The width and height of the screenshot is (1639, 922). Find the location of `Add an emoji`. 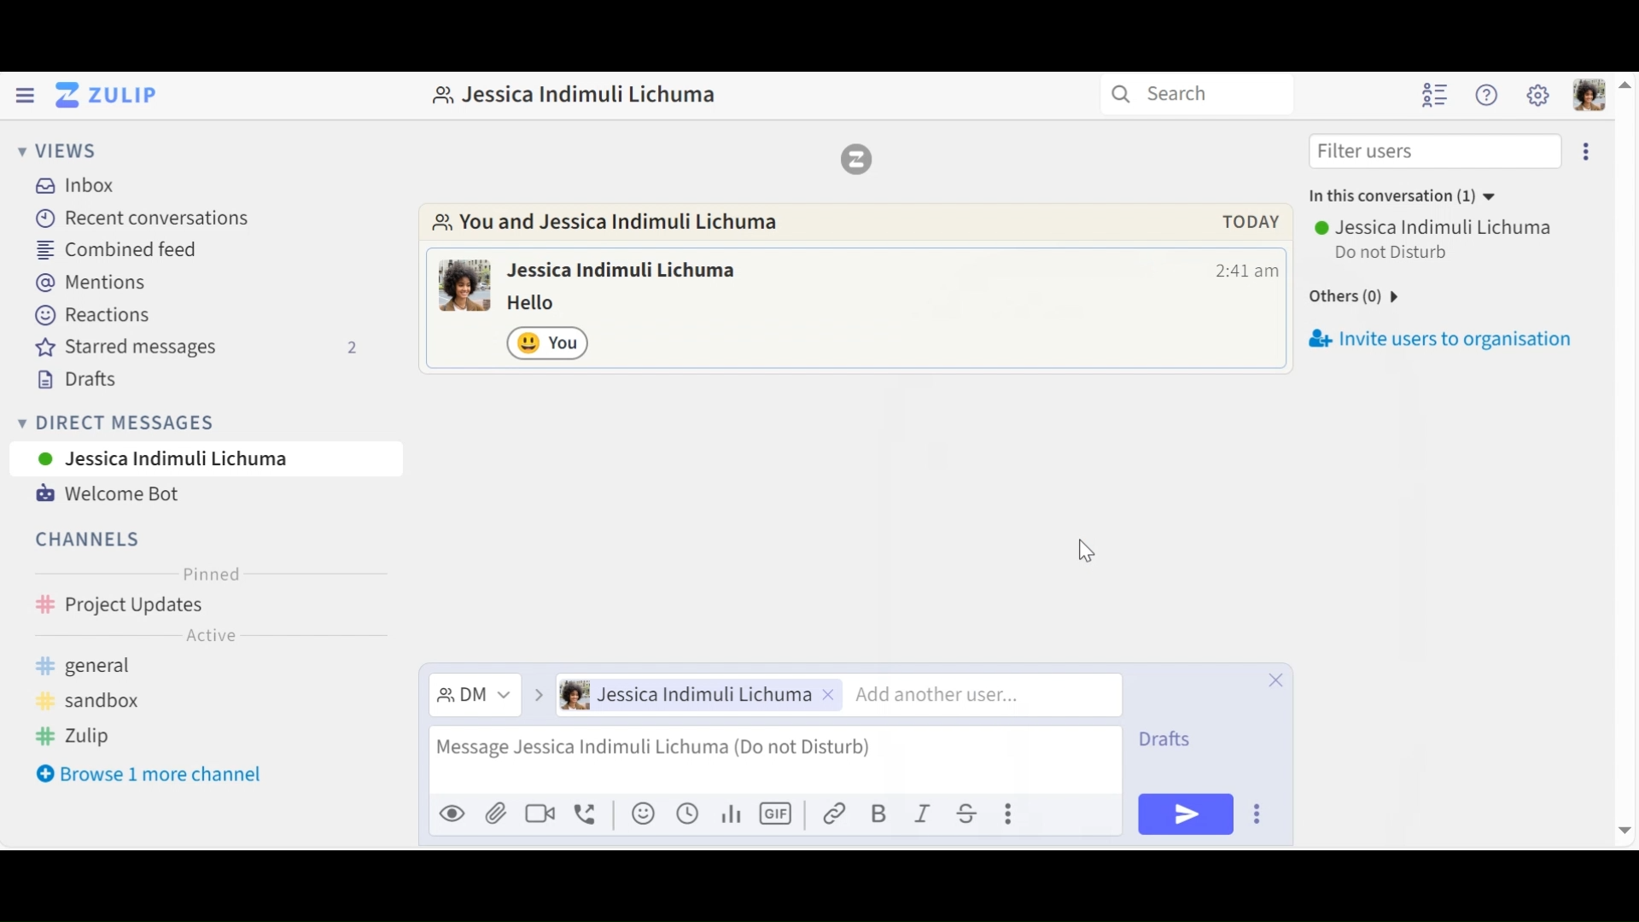

Add an emoji is located at coordinates (643, 814).